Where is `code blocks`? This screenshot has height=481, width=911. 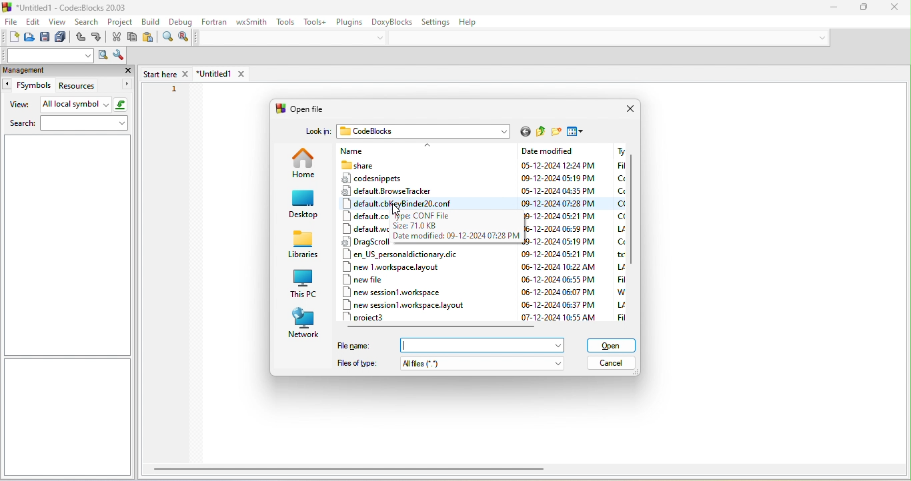 code blocks is located at coordinates (424, 132).